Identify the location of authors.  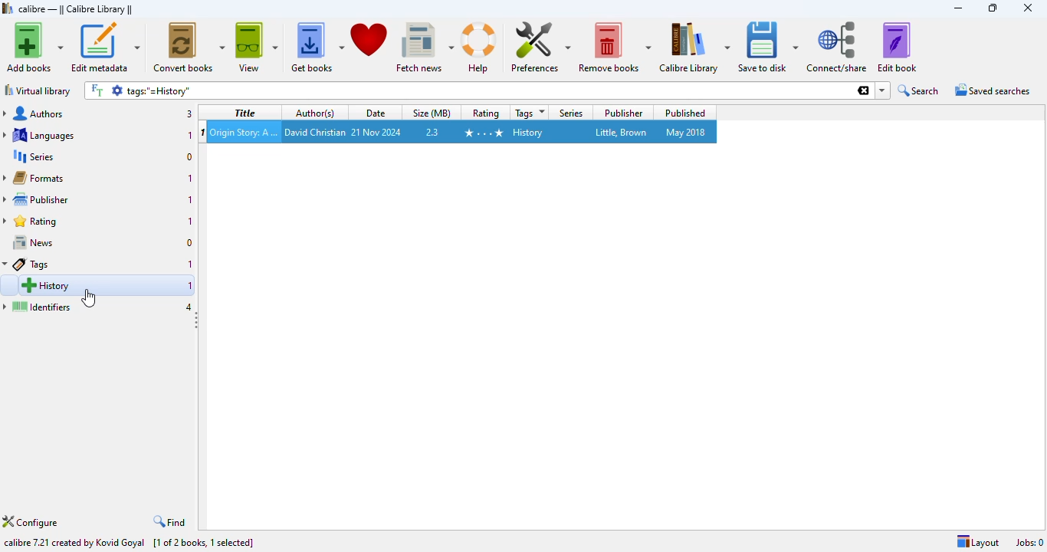
(35, 113).